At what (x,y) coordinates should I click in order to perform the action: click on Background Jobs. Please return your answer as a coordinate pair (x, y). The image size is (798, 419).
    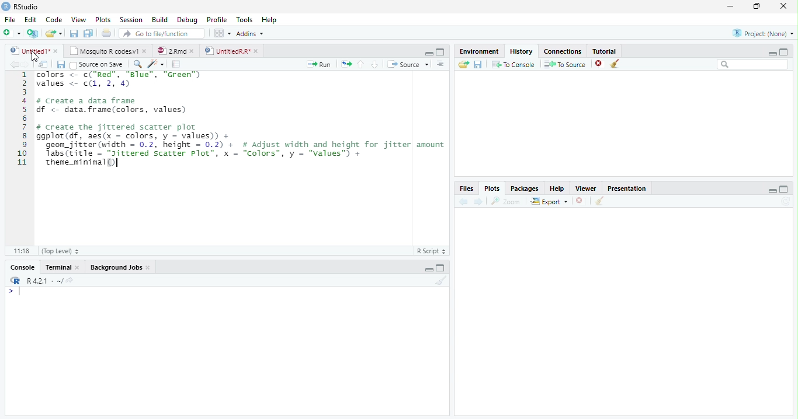
    Looking at the image, I should click on (116, 267).